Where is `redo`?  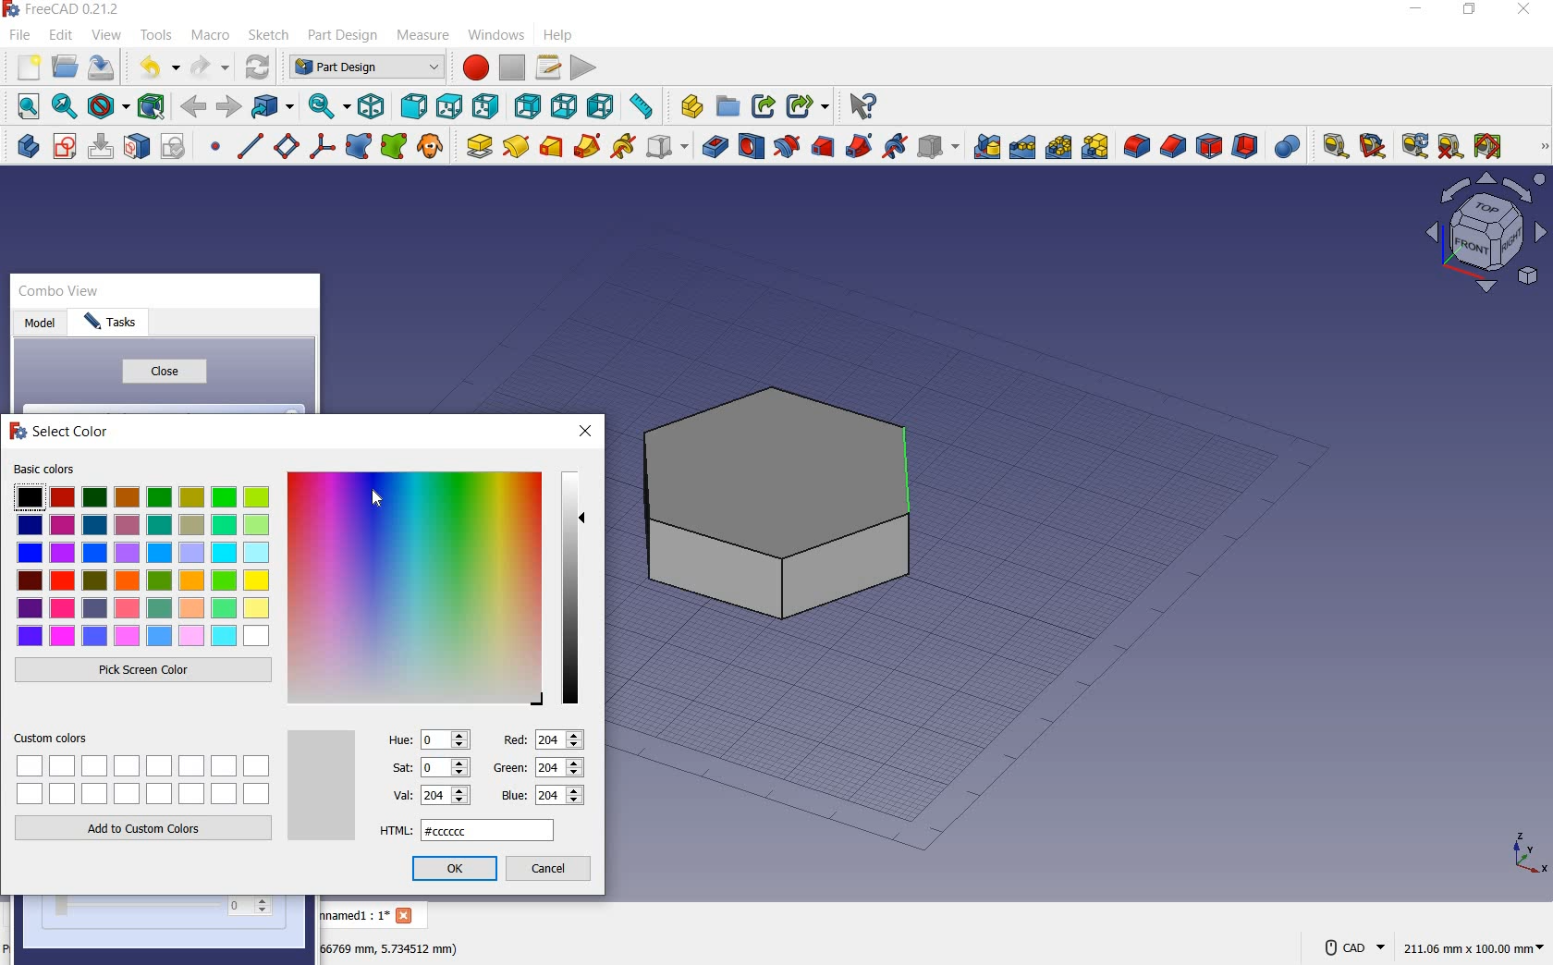
redo is located at coordinates (210, 67).